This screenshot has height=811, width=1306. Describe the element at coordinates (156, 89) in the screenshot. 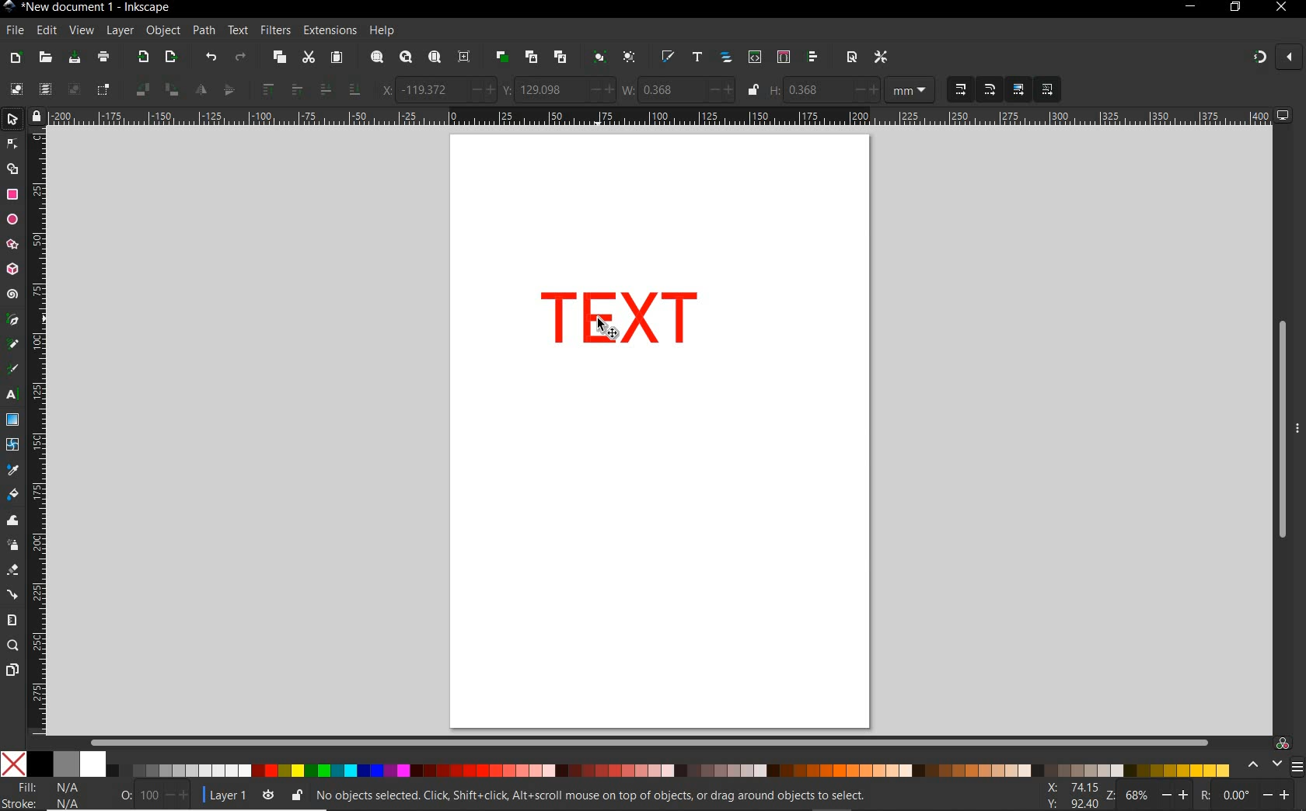

I see `OBJECT ROTATE` at that location.